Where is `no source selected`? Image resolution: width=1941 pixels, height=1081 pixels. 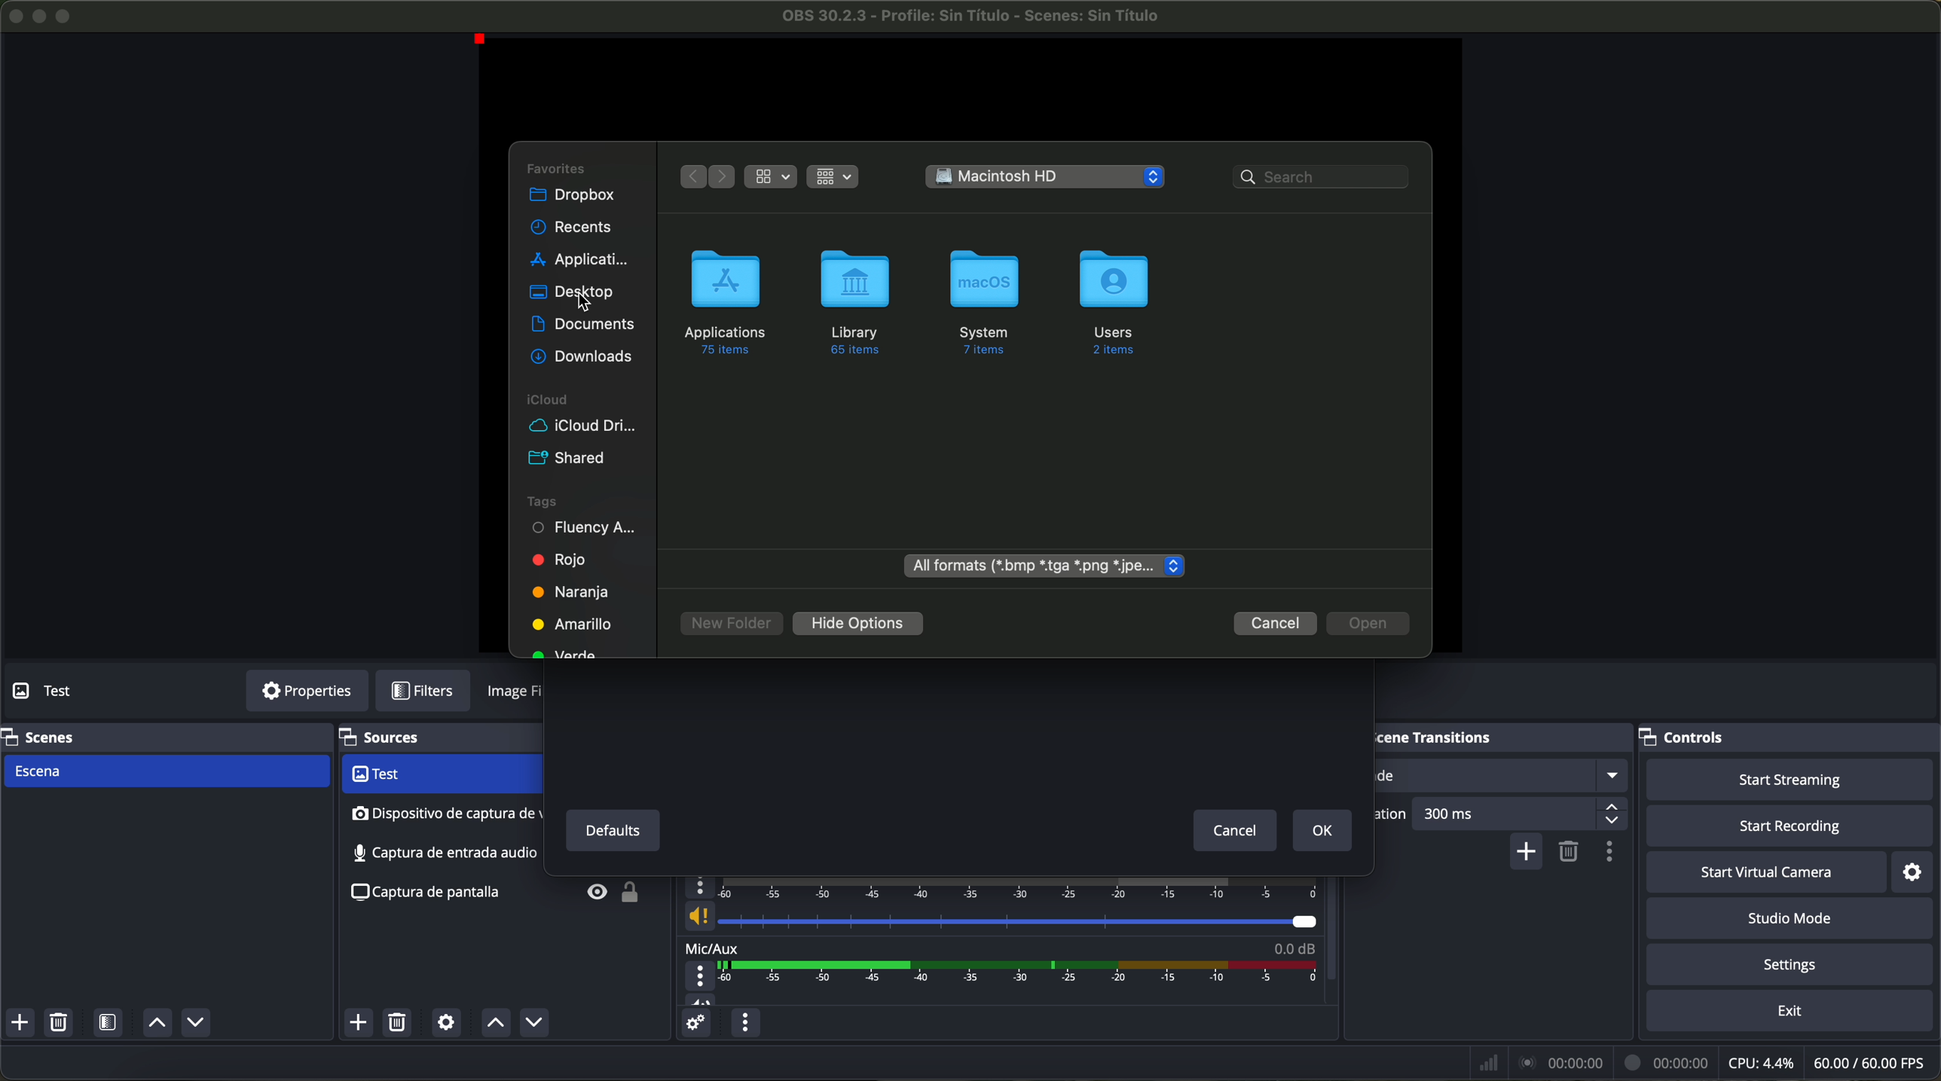
no source selected is located at coordinates (79, 689).